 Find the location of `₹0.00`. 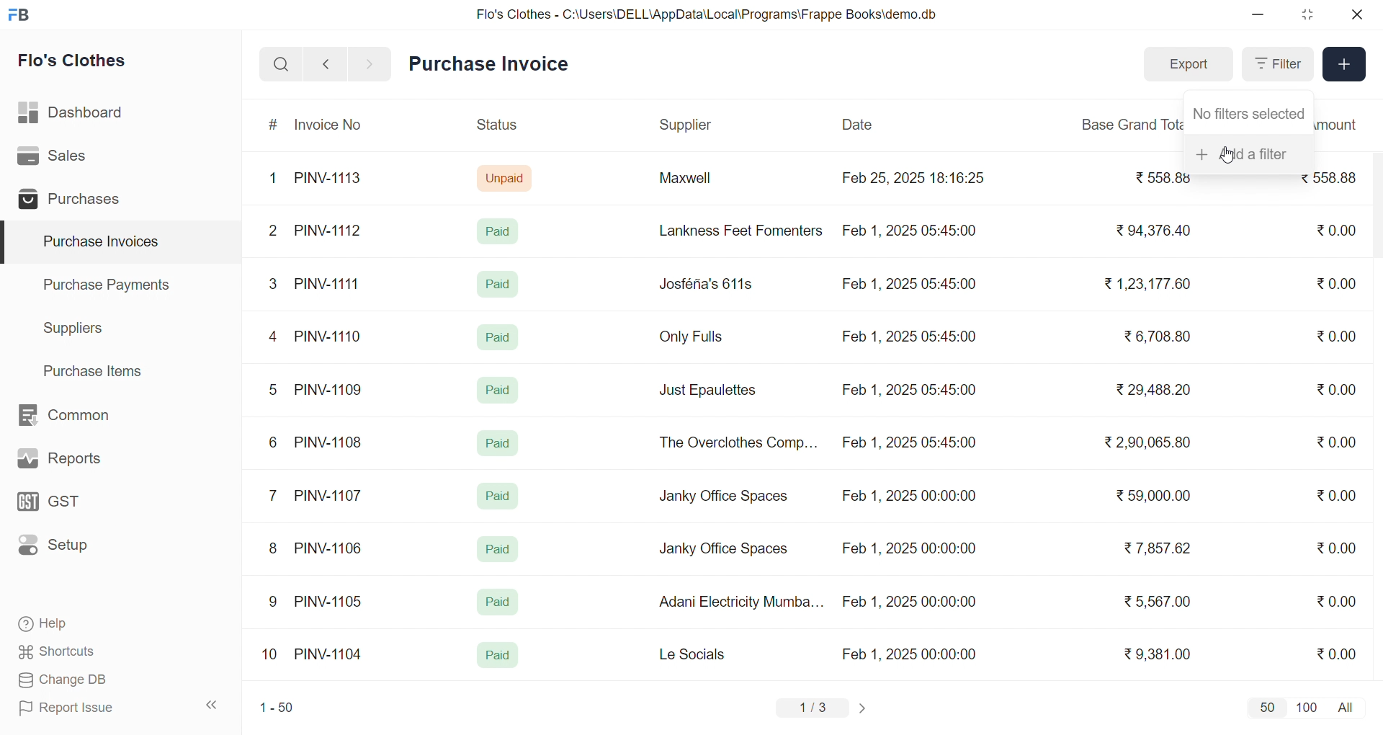

₹0.00 is located at coordinates (1336, 336).